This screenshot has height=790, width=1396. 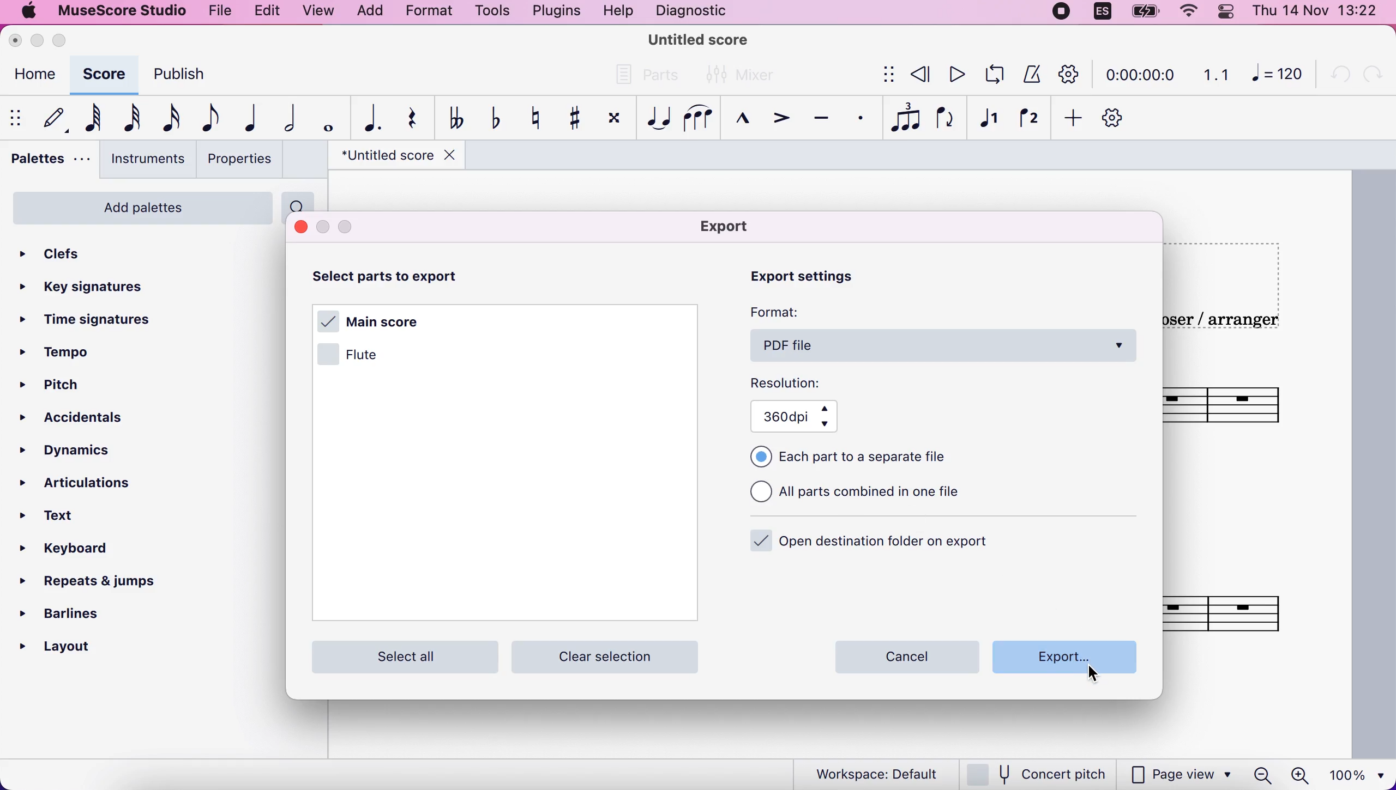 What do you see at coordinates (1098, 12) in the screenshot?
I see `language` at bounding box center [1098, 12].